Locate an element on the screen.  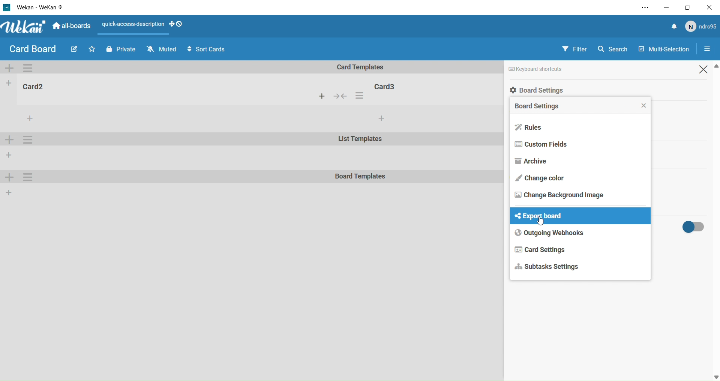
Settings is located at coordinates (710, 49).